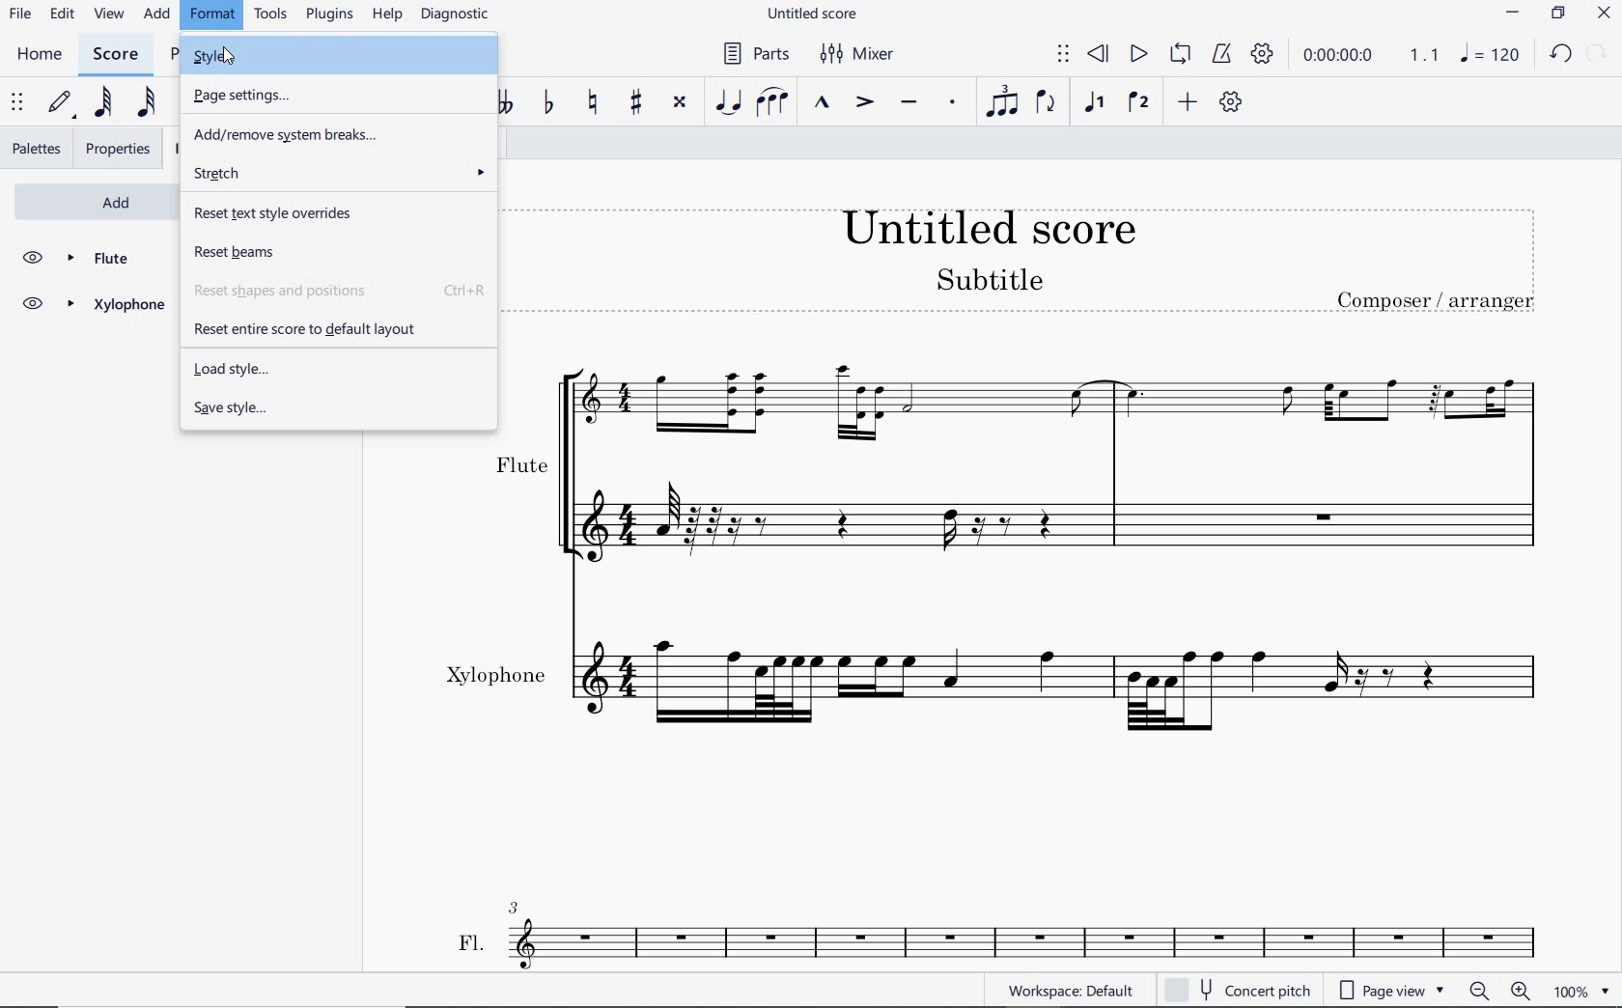 The image size is (1622, 1008). I want to click on save style, so click(336, 411).